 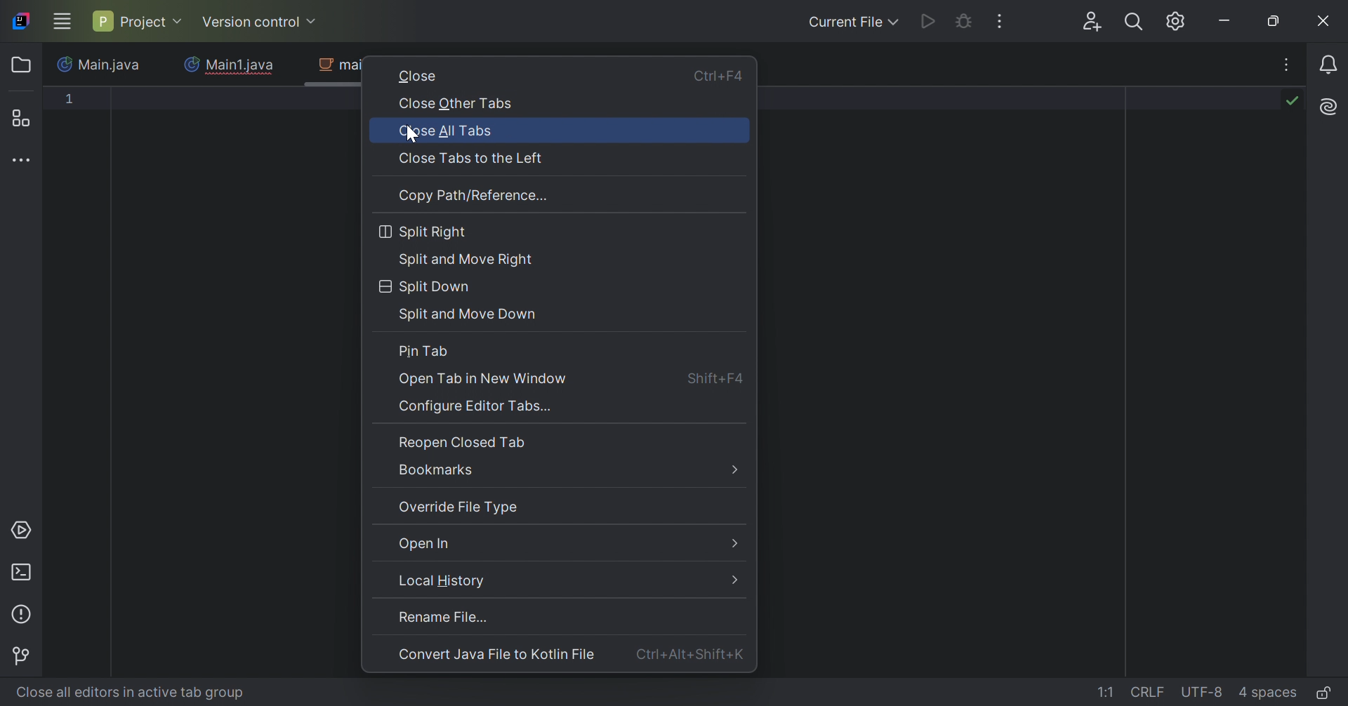 What do you see at coordinates (1321, 694) in the screenshot?
I see `Make file read-only` at bounding box center [1321, 694].